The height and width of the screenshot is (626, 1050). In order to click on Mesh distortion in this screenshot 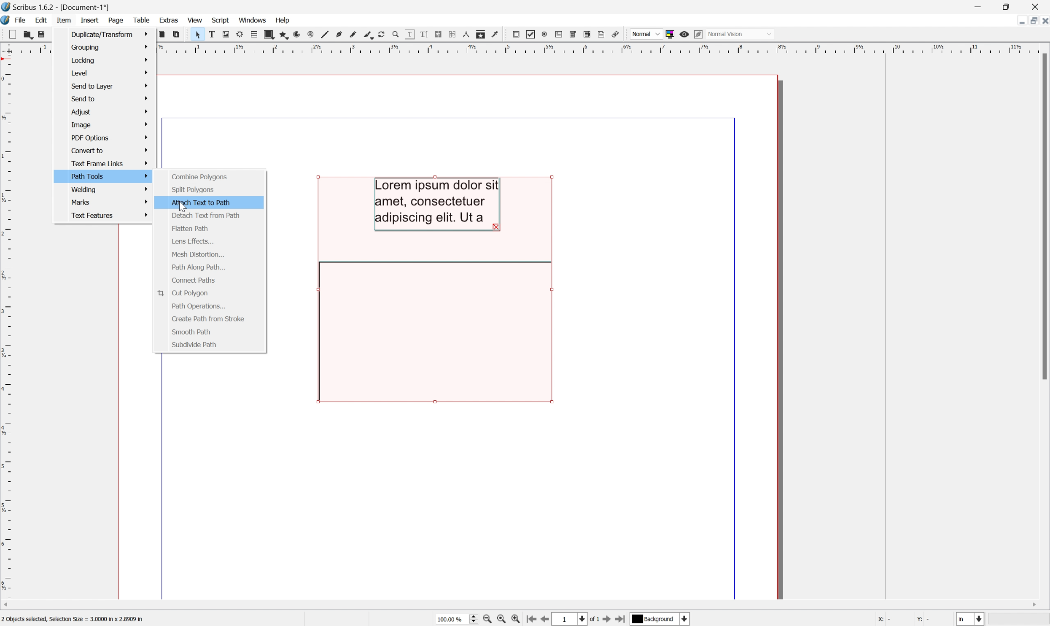, I will do `click(197, 254)`.